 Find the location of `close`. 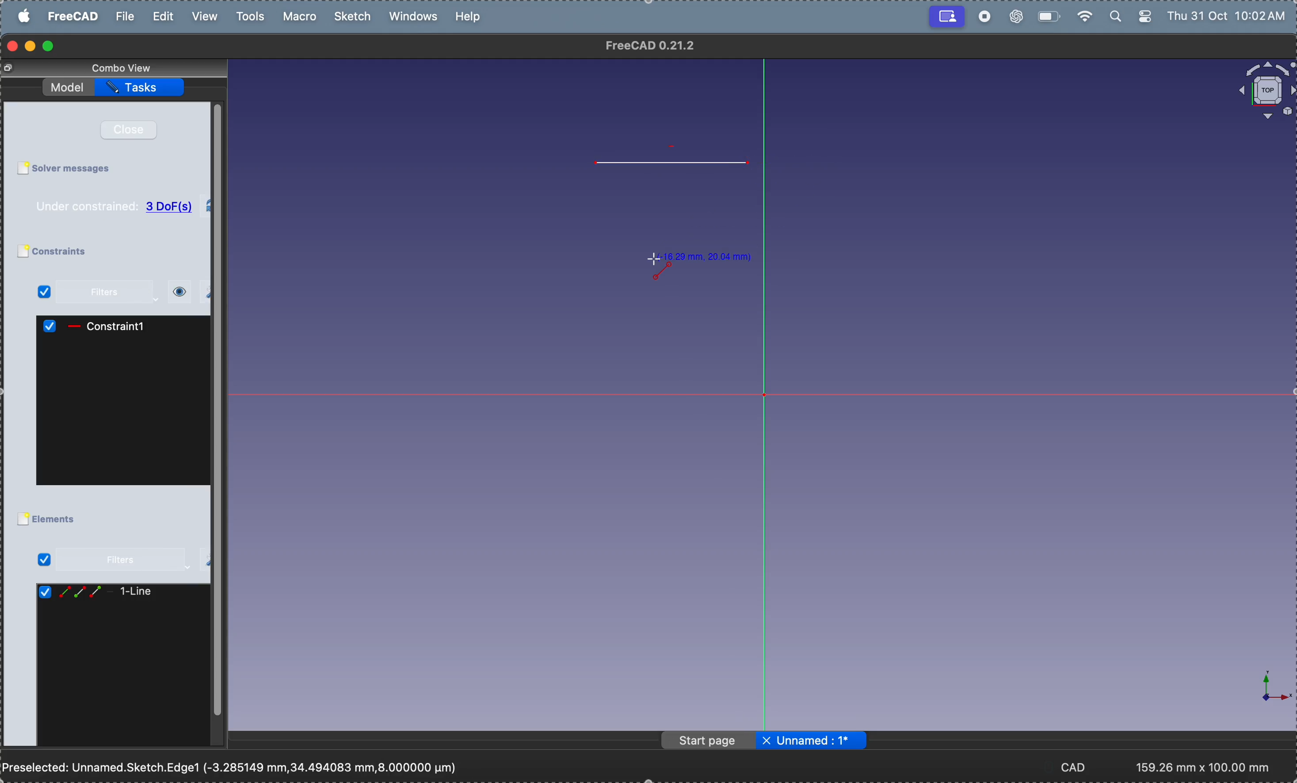

close is located at coordinates (133, 129).